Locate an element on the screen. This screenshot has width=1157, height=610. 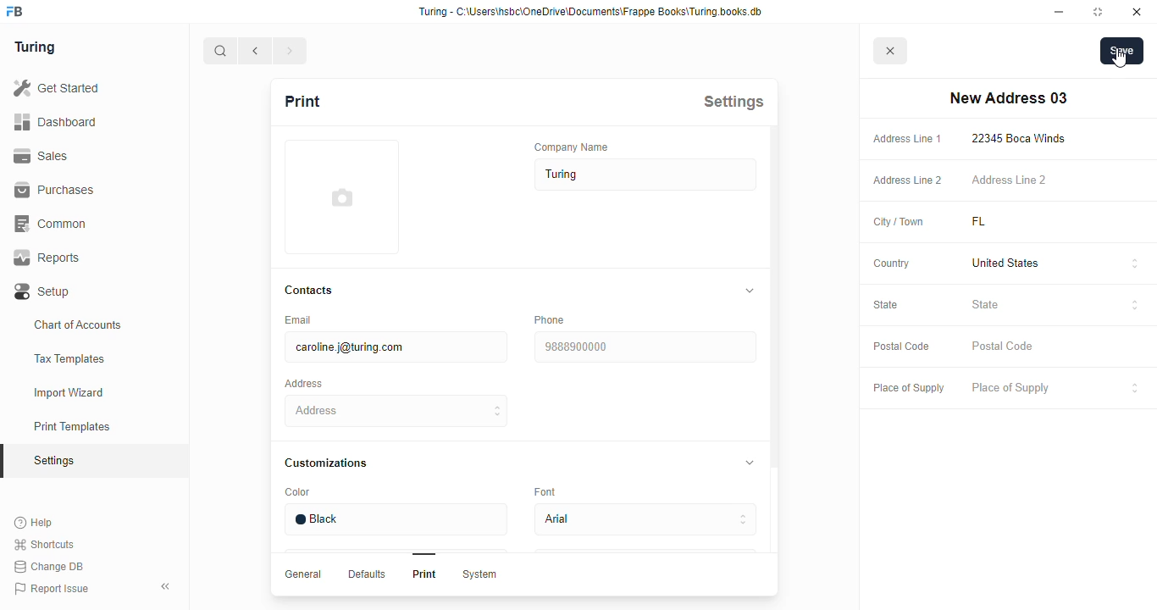
Turing - C:\Users\hshc\OneDrive\Documents\Frappe Books\Turing.books.db is located at coordinates (592, 12).